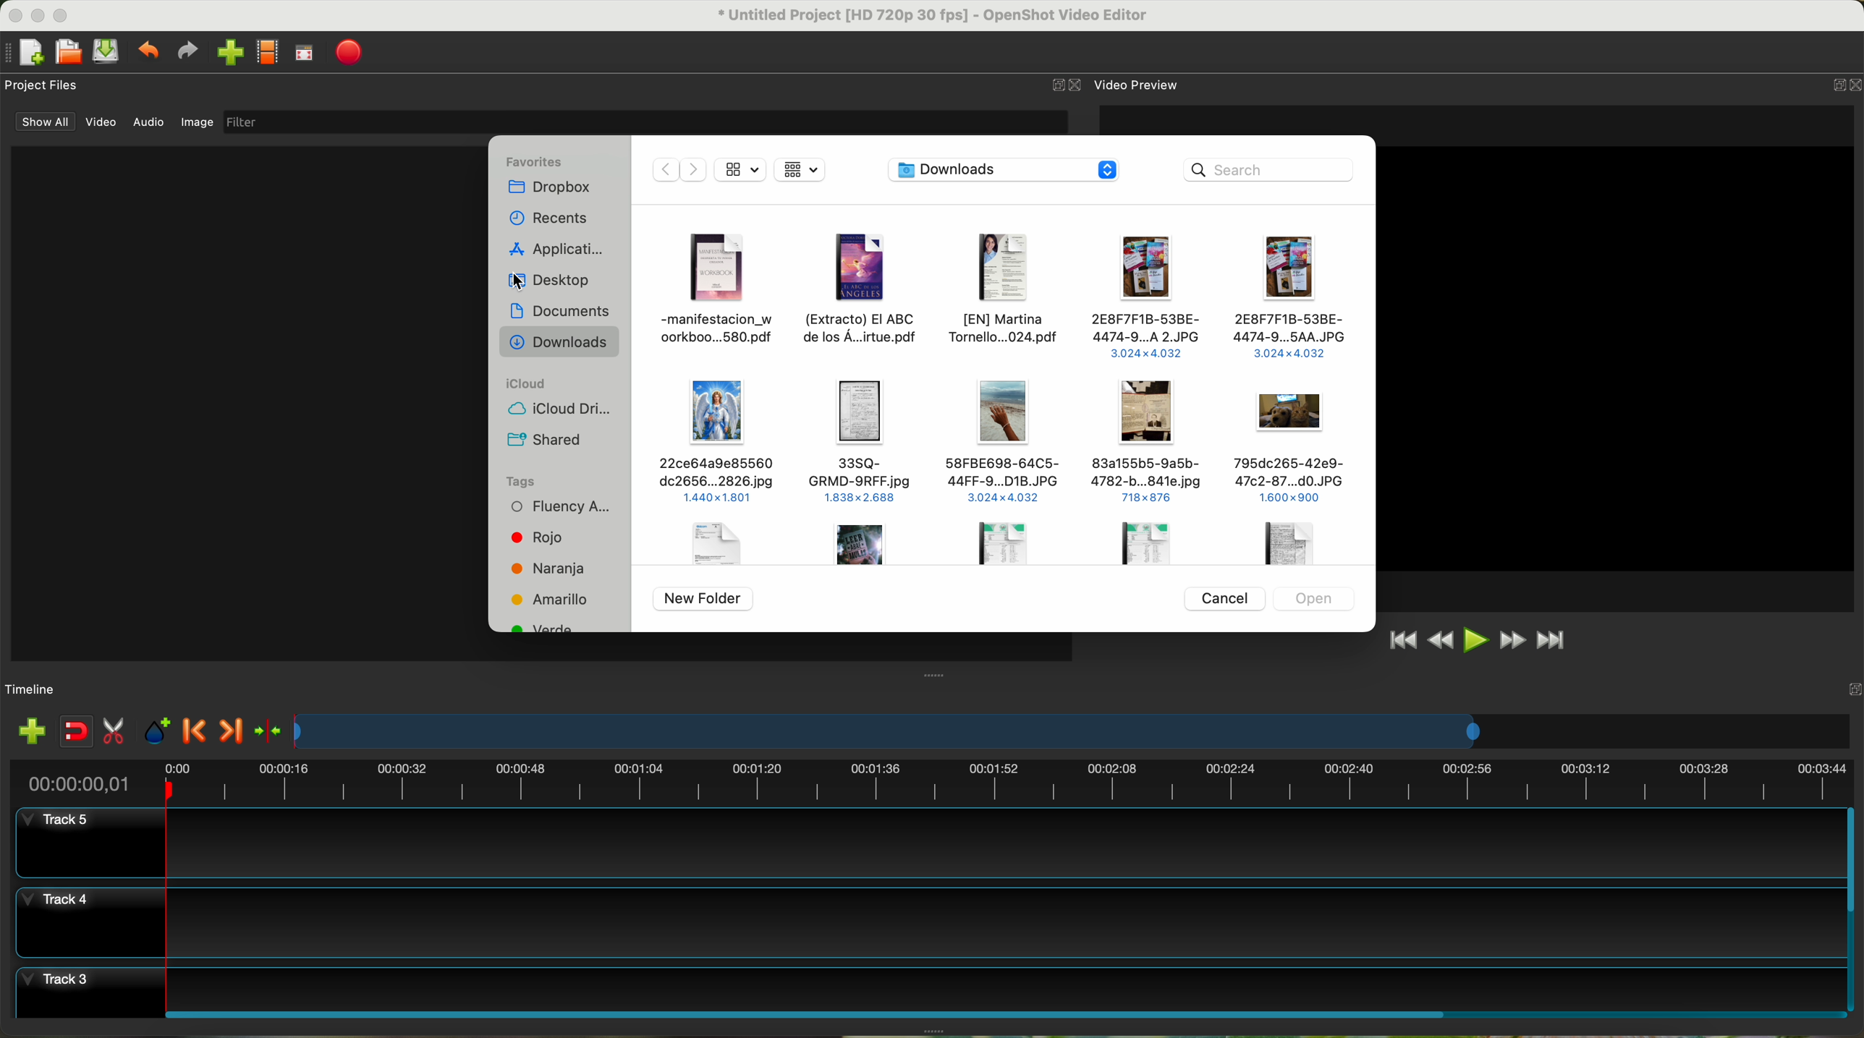 This screenshot has width=1864, height=1038. What do you see at coordinates (197, 124) in the screenshot?
I see `image` at bounding box center [197, 124].